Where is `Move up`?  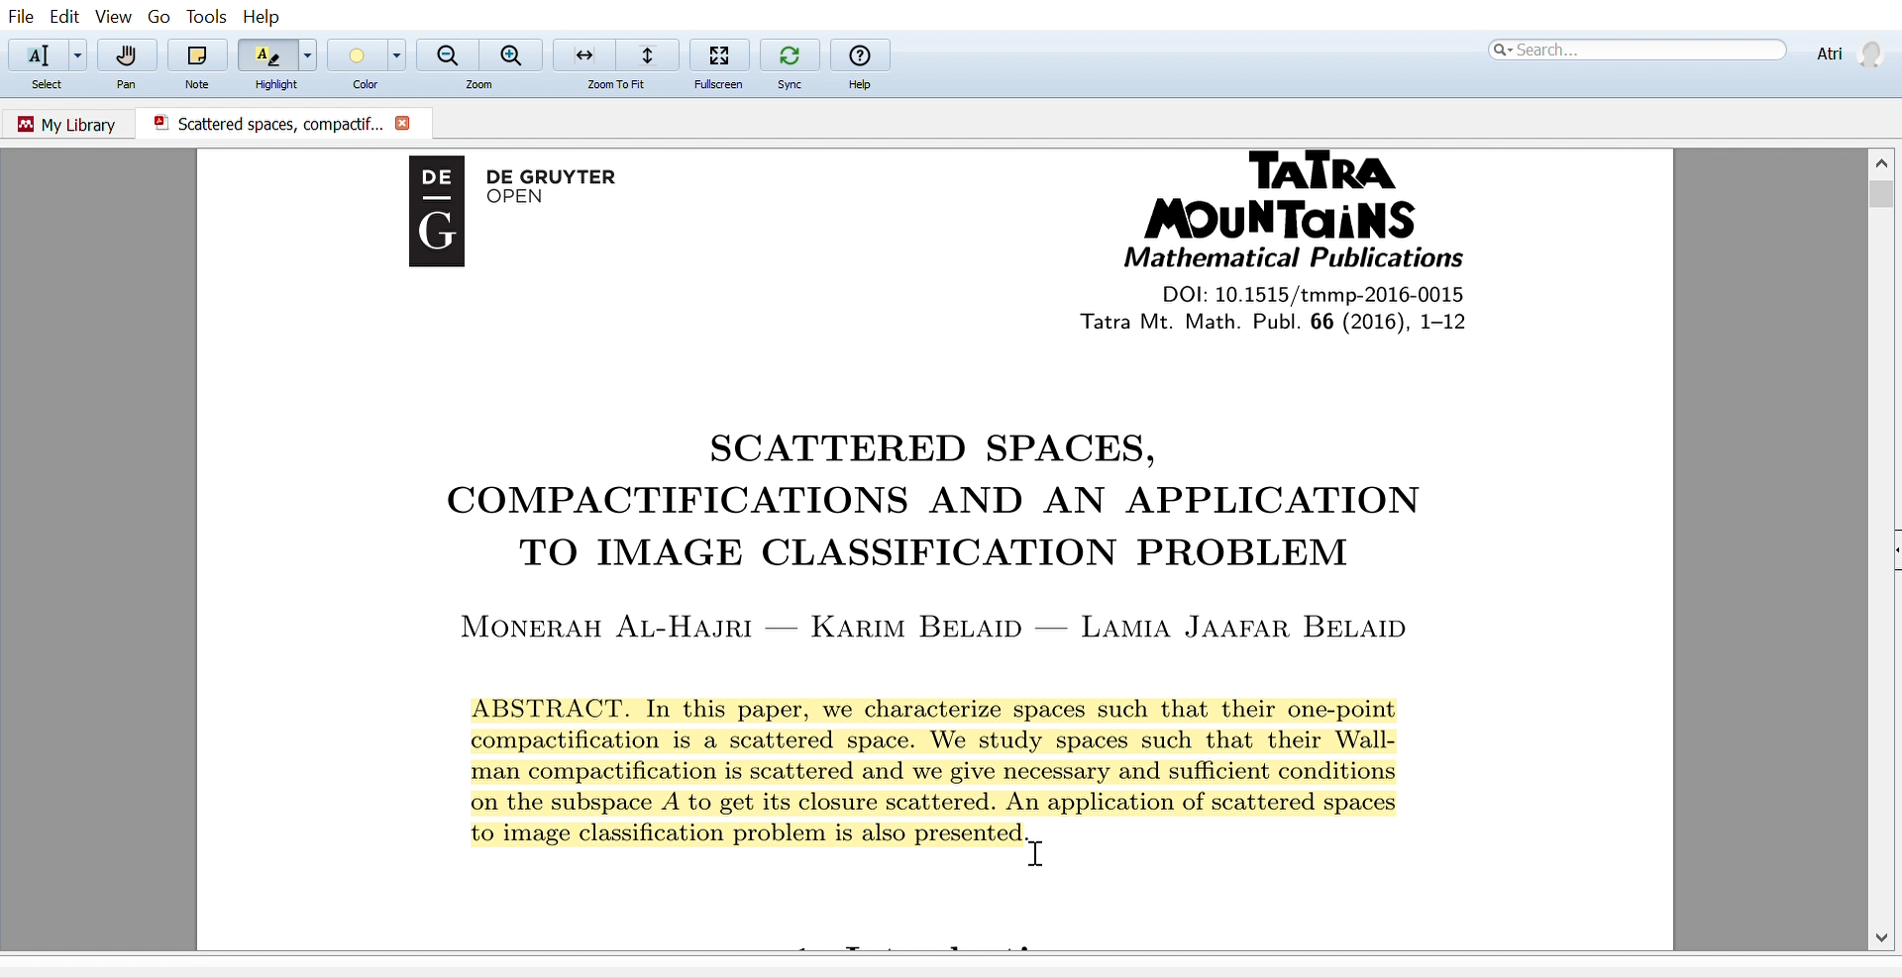
Move up is located at coordinates (1884, 159).